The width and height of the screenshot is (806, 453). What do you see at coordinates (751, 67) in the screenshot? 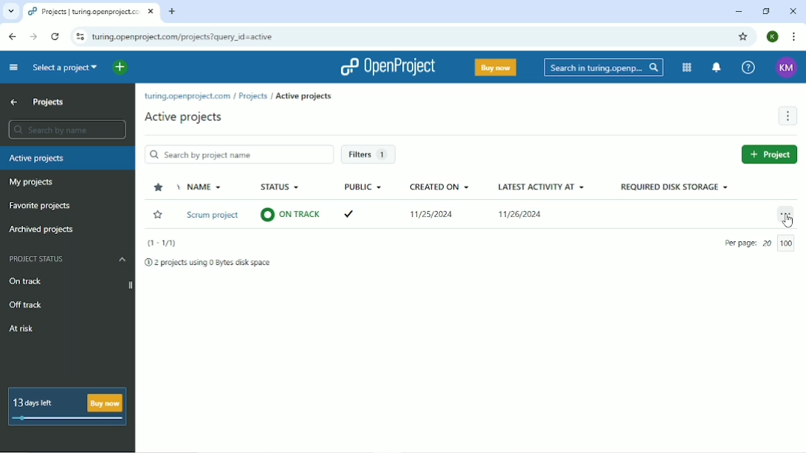
I see `Help` at bounding box center [751, 67].